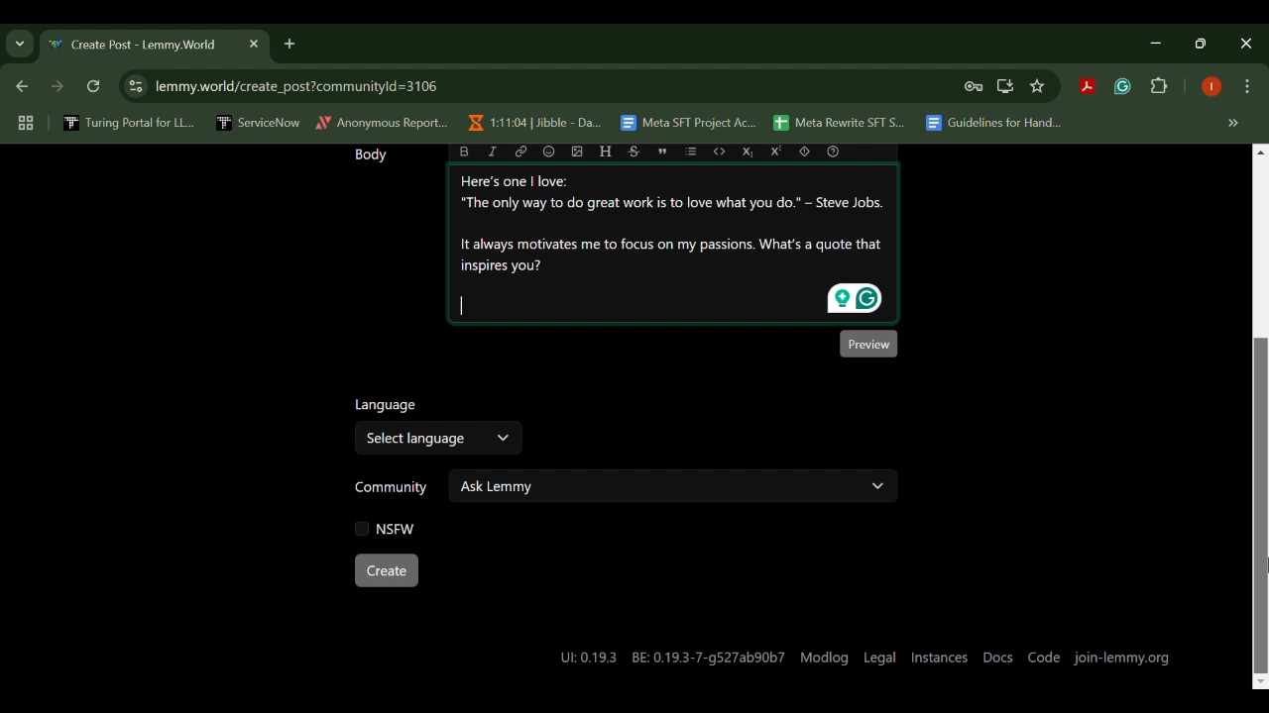  What do you see at coordinates (252, 44) in the screenshot?
I see `Close Tab` at bounding box center [252, 44].